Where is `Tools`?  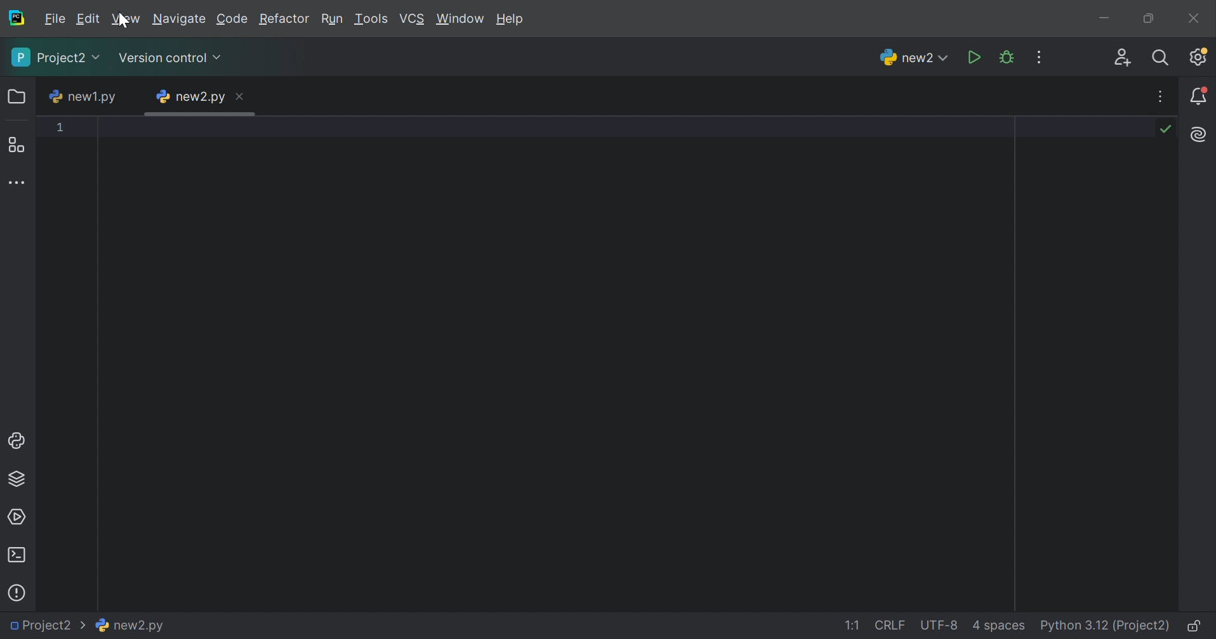 Tools is located at coordinates (371, 19).